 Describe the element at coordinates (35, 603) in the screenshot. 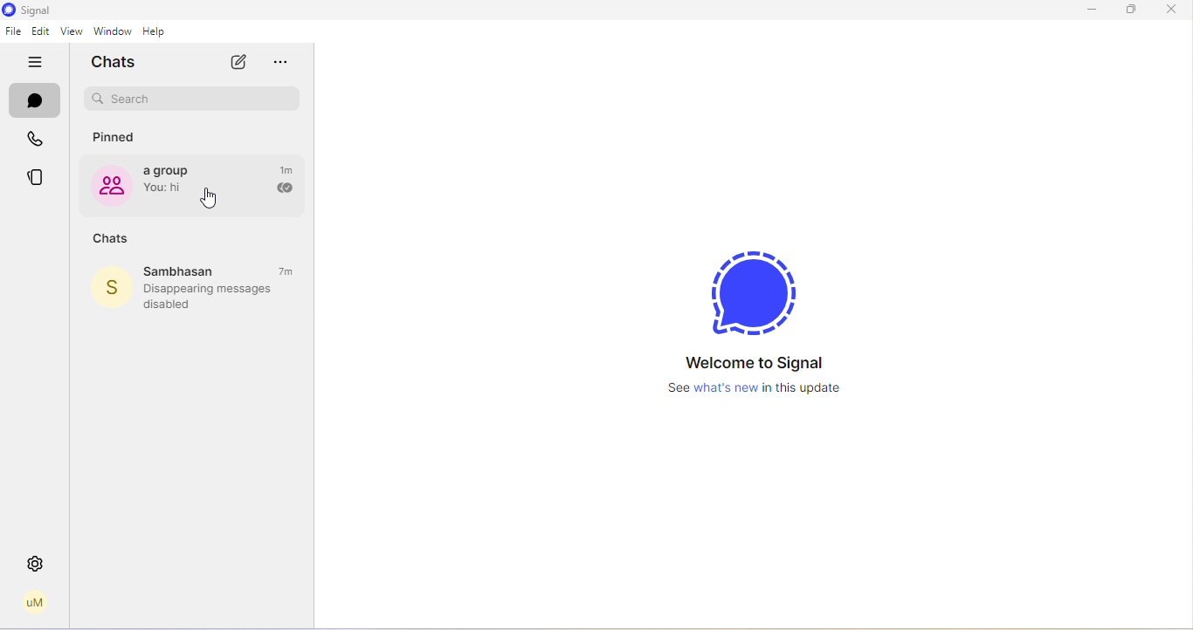

I see `profile` at that location.